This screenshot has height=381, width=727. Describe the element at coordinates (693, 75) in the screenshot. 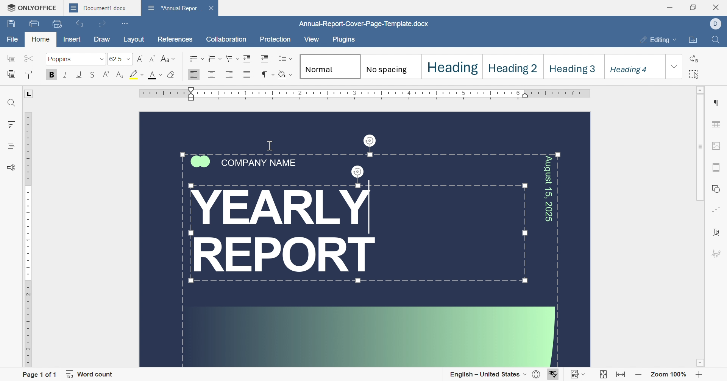

I see `select all` at that location.